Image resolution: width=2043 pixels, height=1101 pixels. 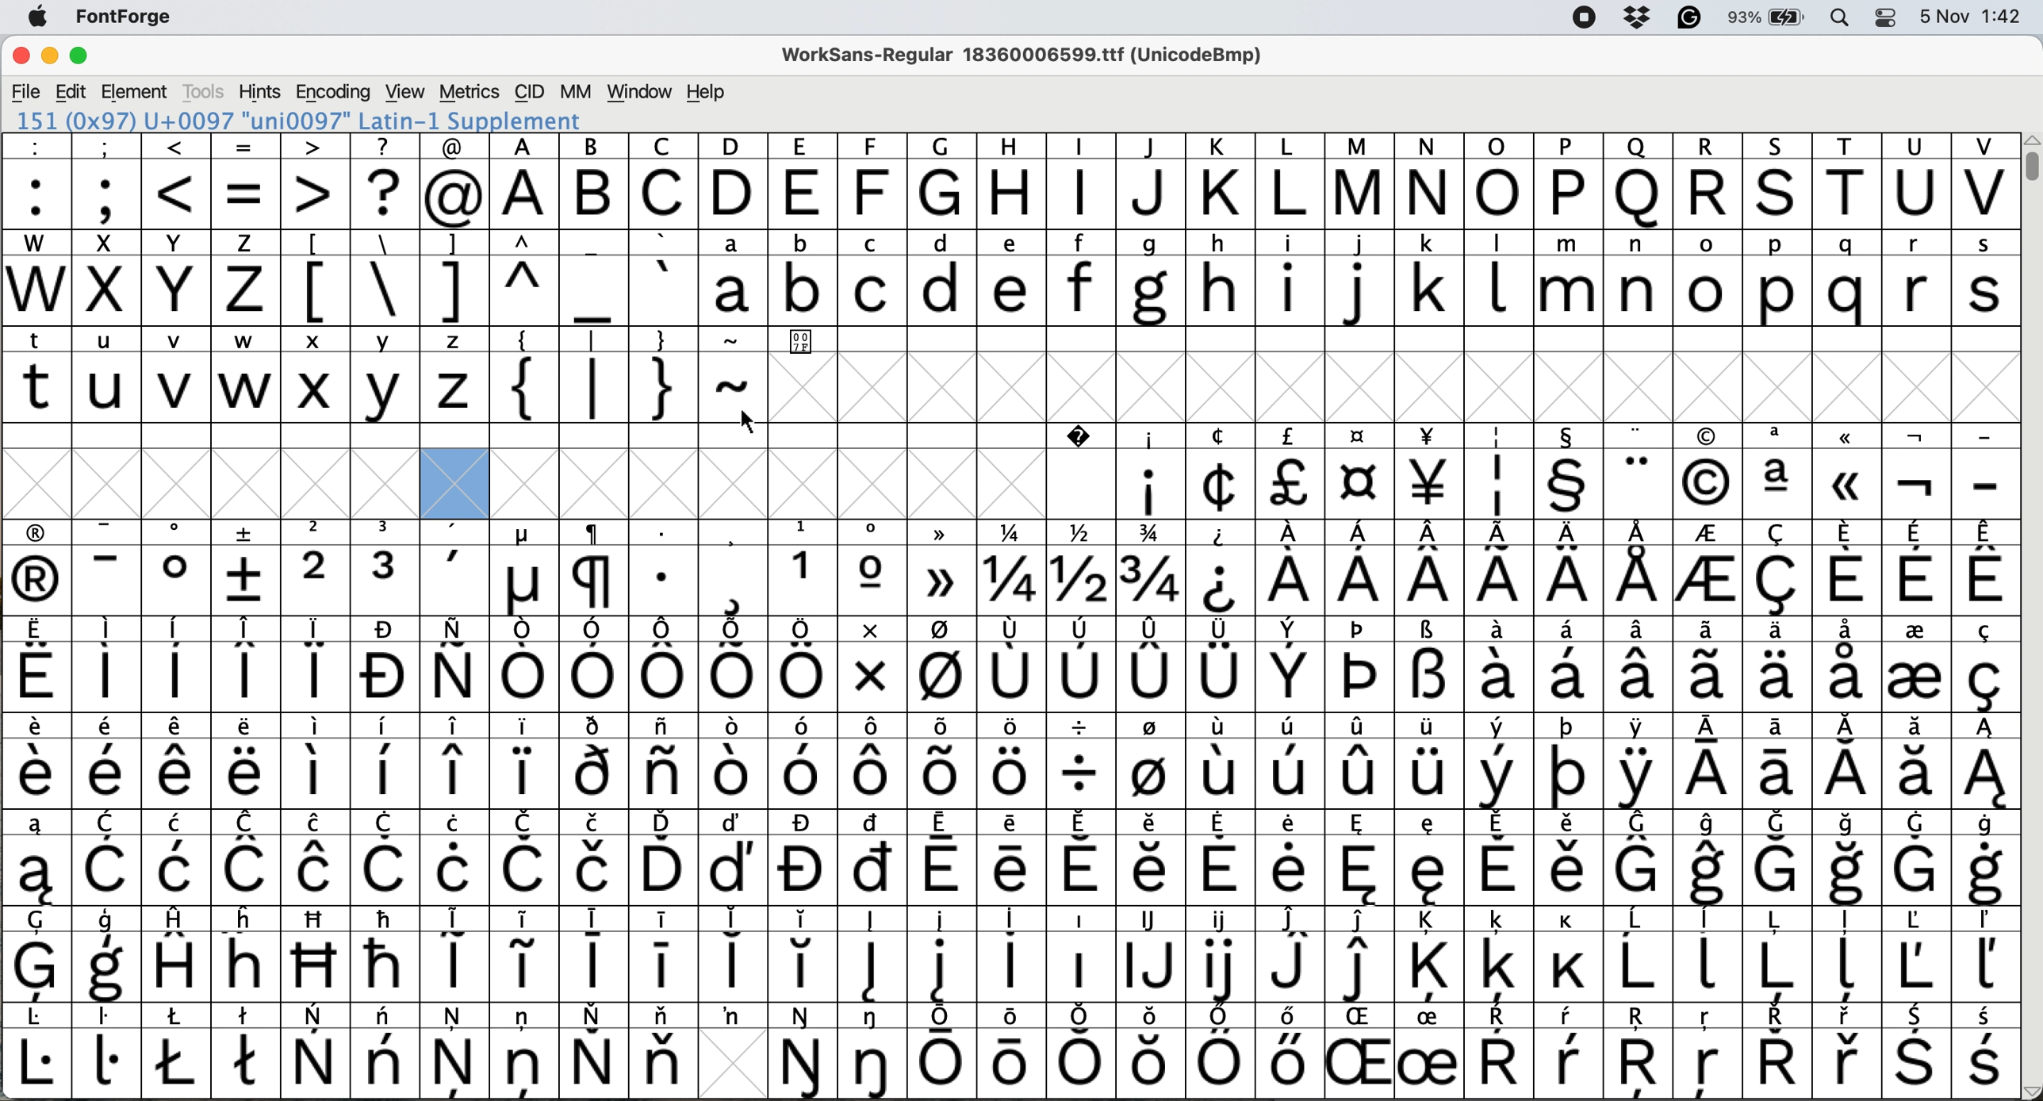 What do you see at coordinates (1014, 182) in the screenshot?
I see `H` at bounding box center [1014, 182].